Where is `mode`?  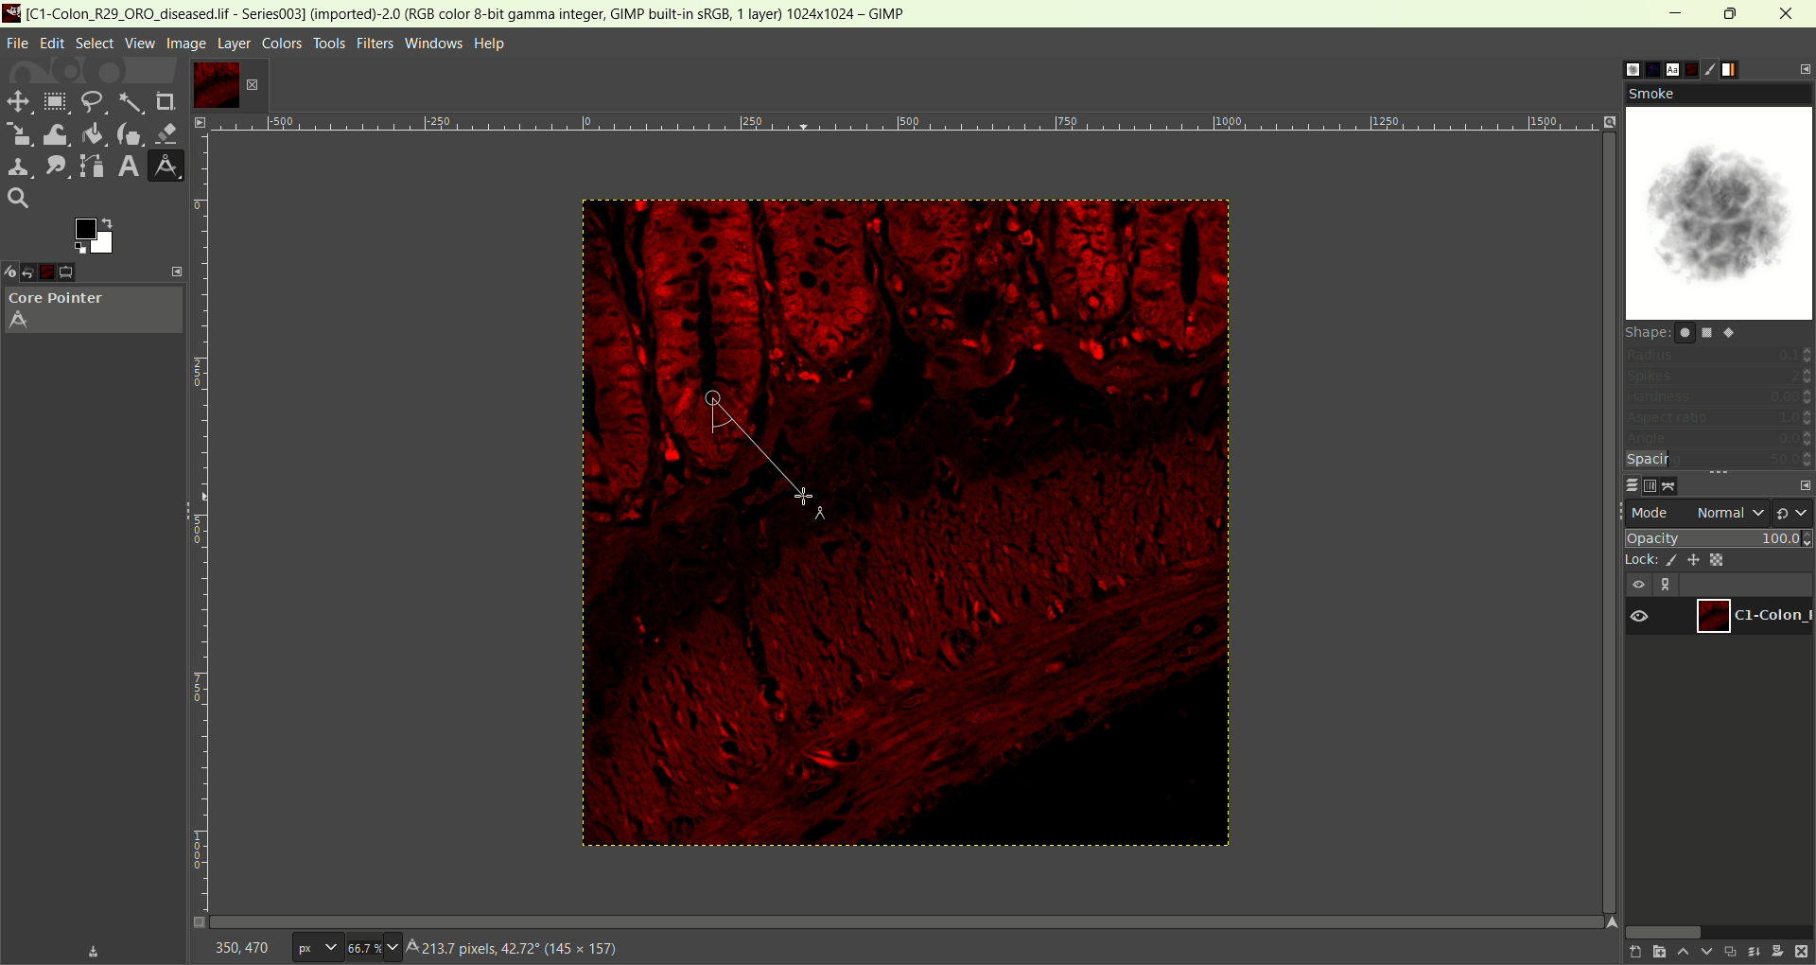 mode is located at coordinates (1652, 513).